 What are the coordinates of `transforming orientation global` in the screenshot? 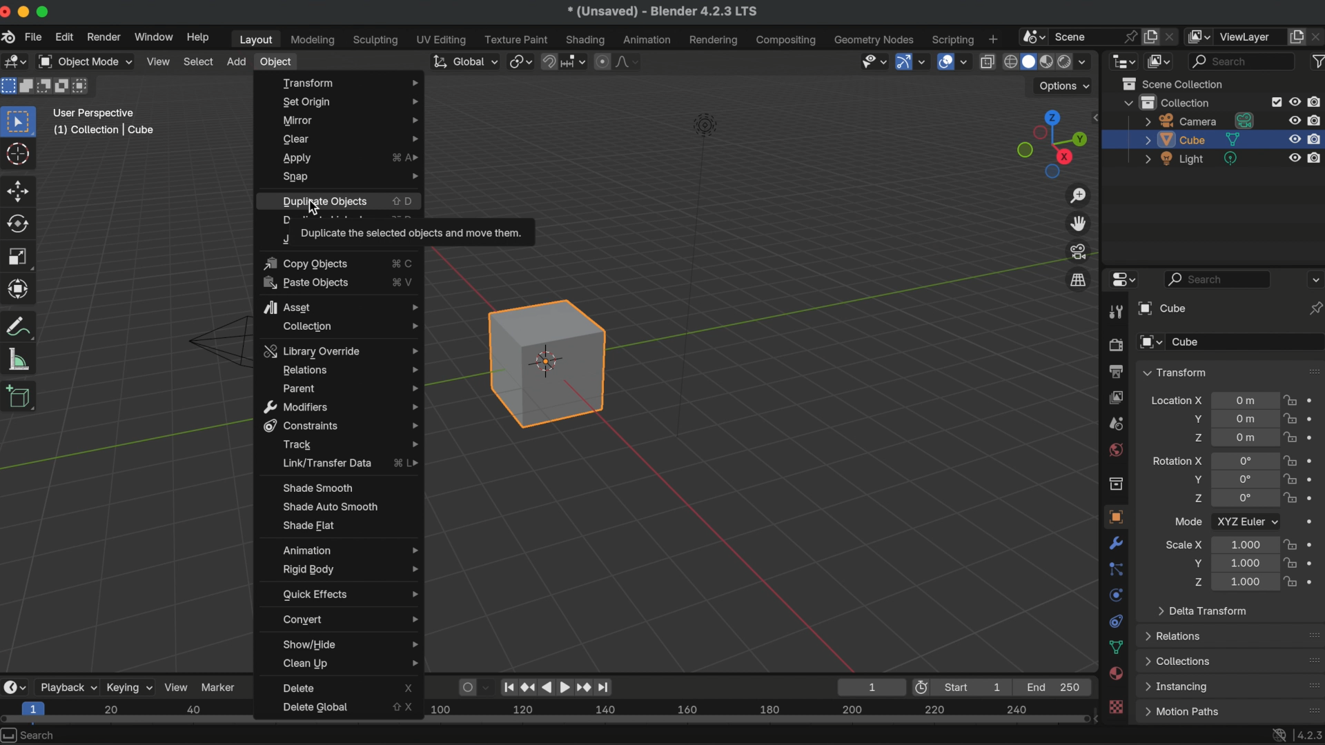 It's located at (463, 61).